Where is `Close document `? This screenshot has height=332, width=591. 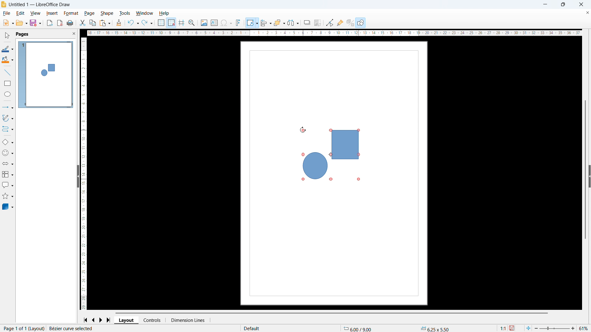
Close document  is located at coordinates (587, 12).